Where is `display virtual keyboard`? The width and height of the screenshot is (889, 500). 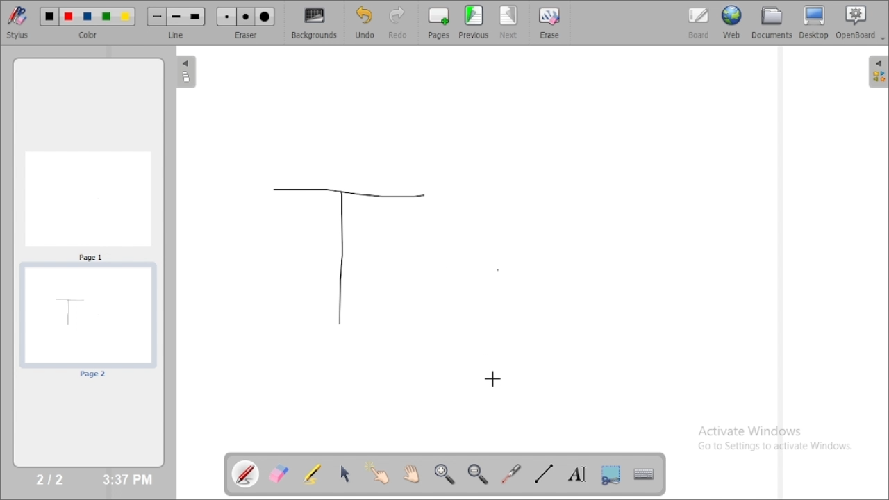 display virtual keyboard is located at coordinates (643, 474).